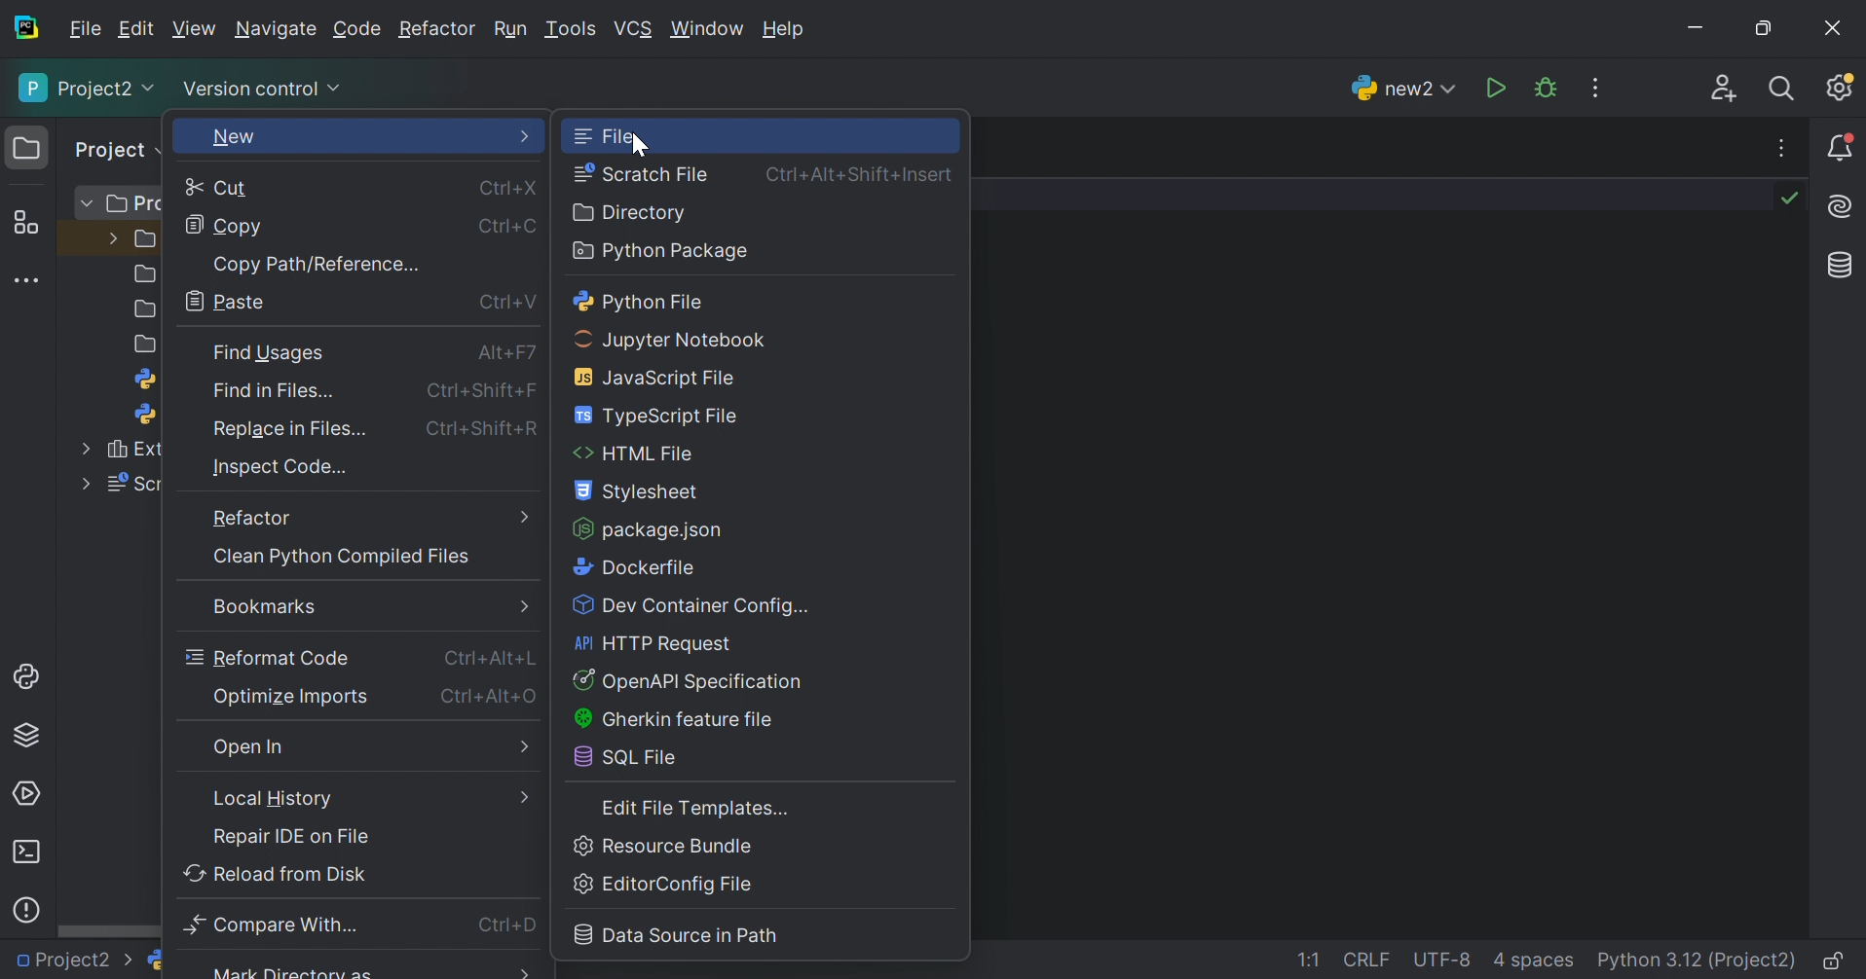  Describe the element at coordinates (25, 279) in the screenshot. I see `More tool windows` at that location.